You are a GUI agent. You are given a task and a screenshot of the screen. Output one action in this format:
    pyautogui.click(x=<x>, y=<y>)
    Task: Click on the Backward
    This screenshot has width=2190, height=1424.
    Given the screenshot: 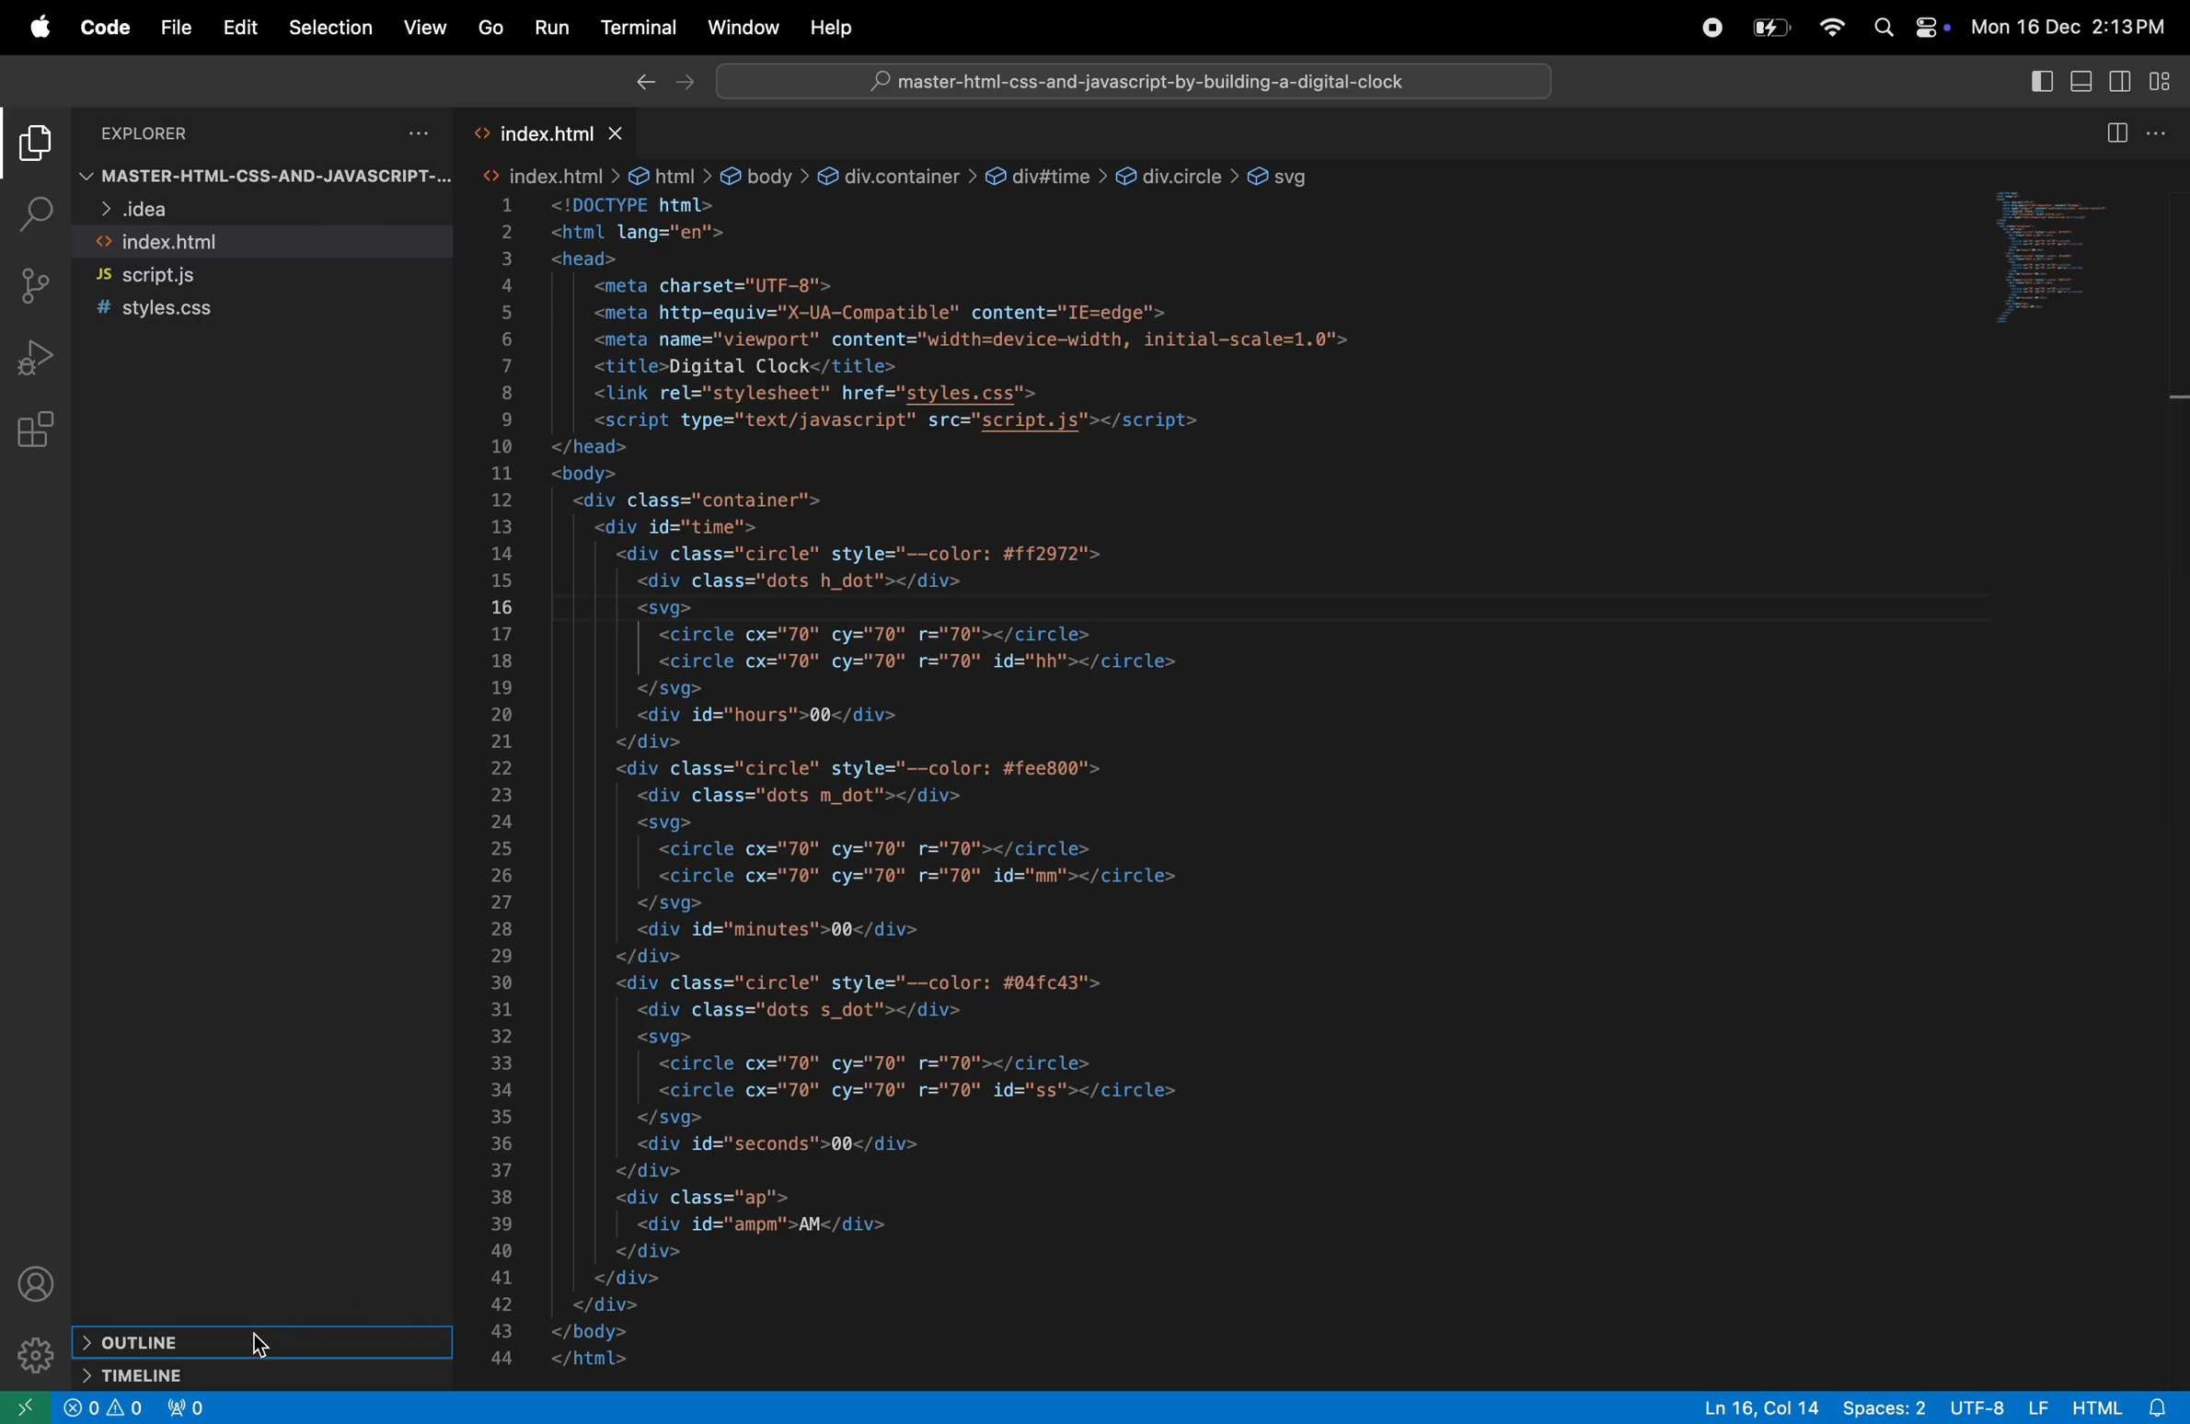 What is the action you would take?
    pyautogui.click(x=642, y=81)
    